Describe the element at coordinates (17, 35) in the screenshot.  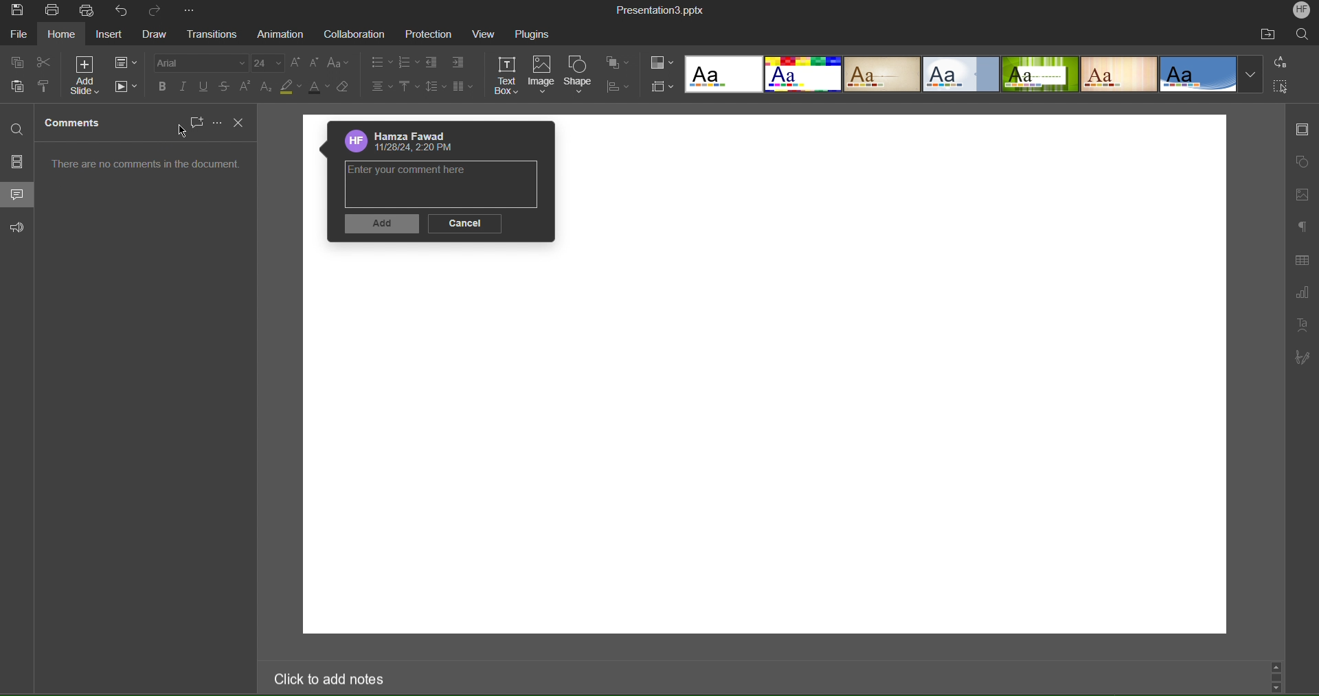
I see `File` at that location.